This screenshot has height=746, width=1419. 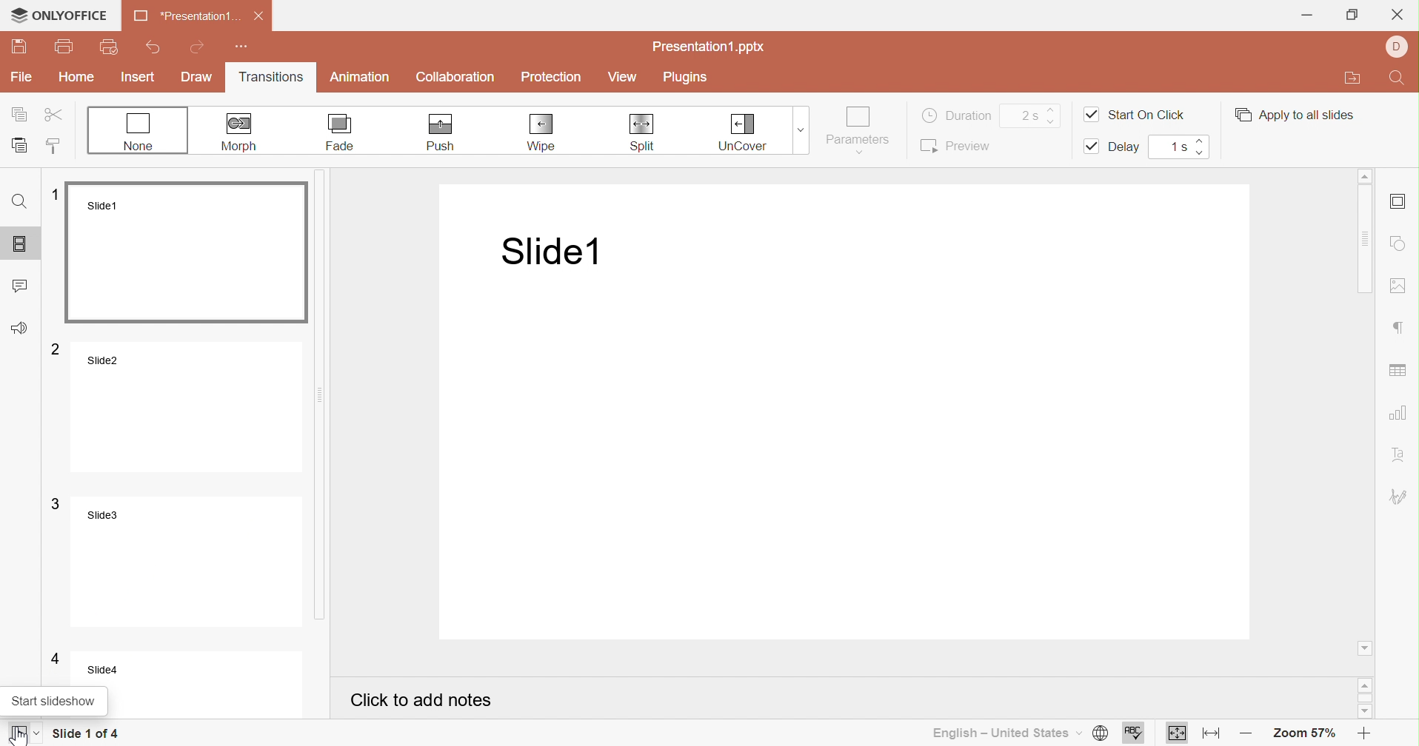 I want to click on Undo, so click(x=156, y=44).